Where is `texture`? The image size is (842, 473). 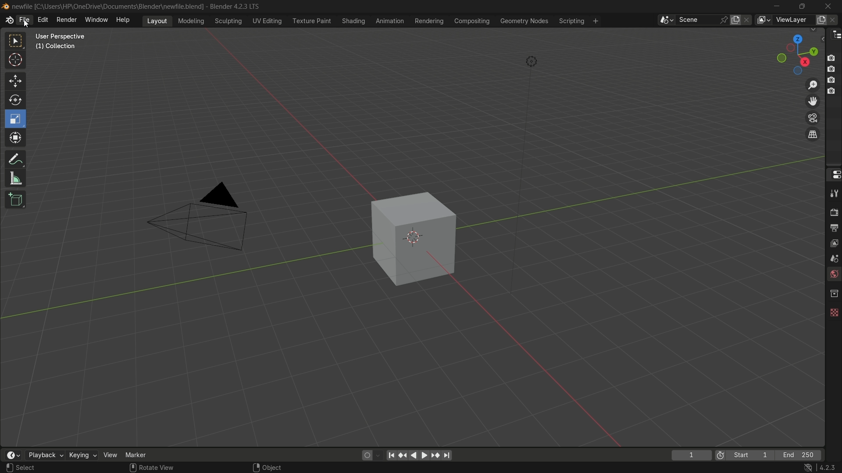 texture is located at coordinates (833, 311).